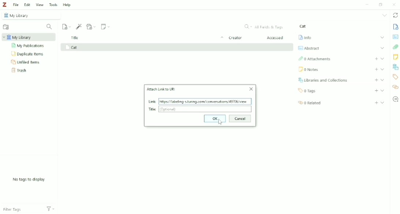 The height and width of the screenshot is (214, 400). Describe the element at coordinates (148, 38) in the screenshot. I see `Title` at that location.